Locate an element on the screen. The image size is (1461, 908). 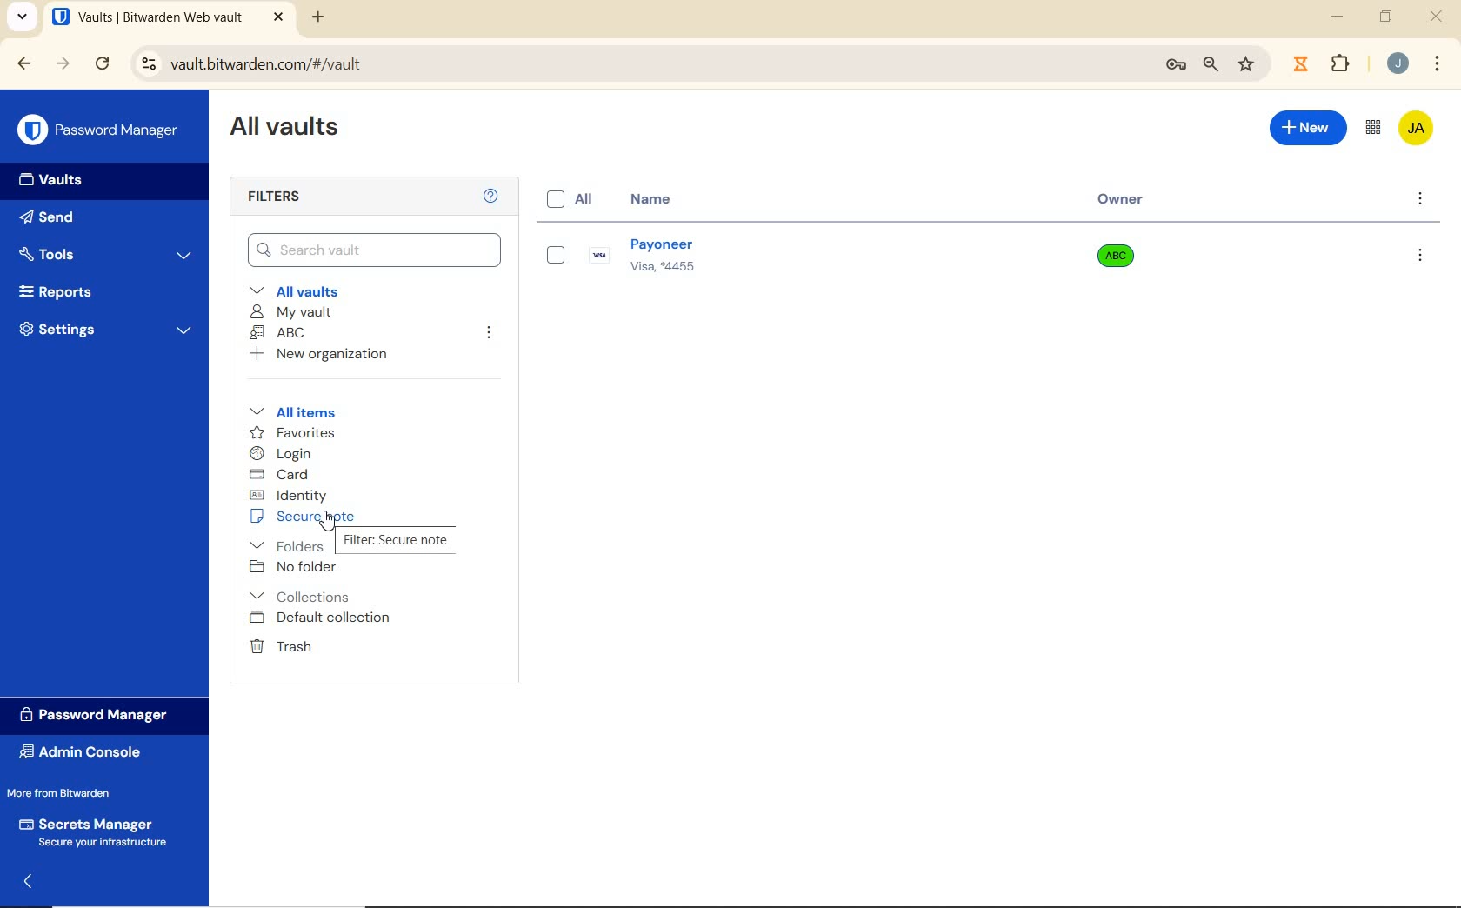
Trash is located at coordinates (280, 646).